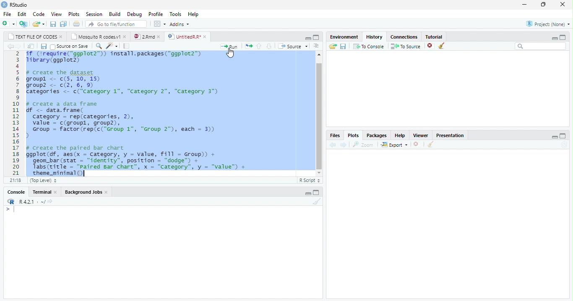  What do you see at coordinates (96, 36) in the screenshot?
I see `mosquito R codes.v1` at bounding box center [96, 36].